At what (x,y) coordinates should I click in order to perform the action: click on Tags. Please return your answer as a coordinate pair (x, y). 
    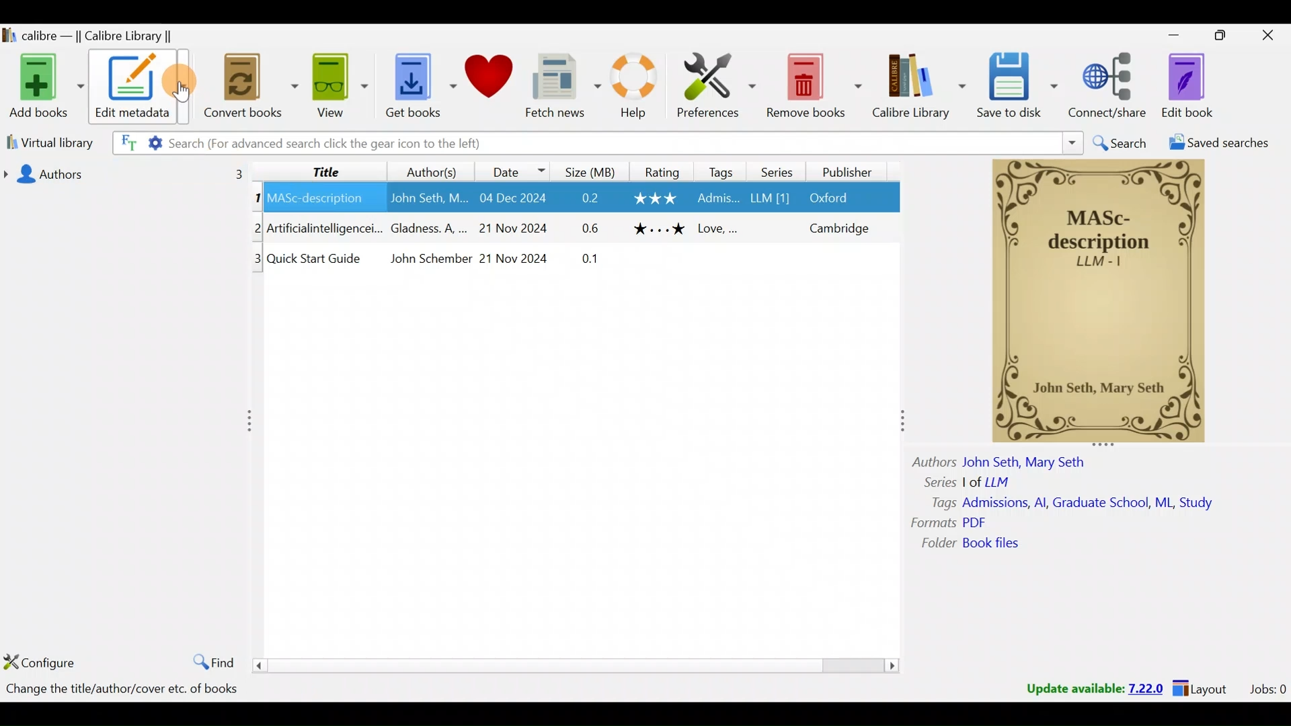
    Looking at the image, I should click on (720, 171).